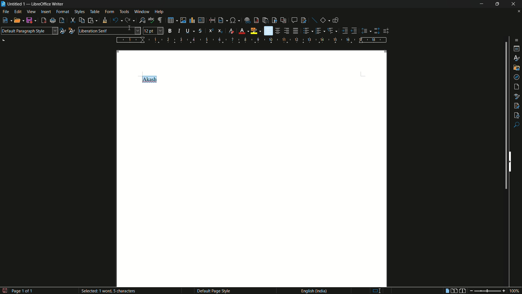 The height and width of the screenshot is (294, 522). What do you see at coordinates (275, 20) in the screenshot?
I see `insert bookmark` at bounding box center [275, 20].